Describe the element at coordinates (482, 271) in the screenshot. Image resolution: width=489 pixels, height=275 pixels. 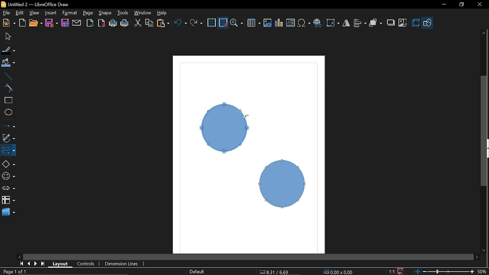
I see `Current zoom` at that location.